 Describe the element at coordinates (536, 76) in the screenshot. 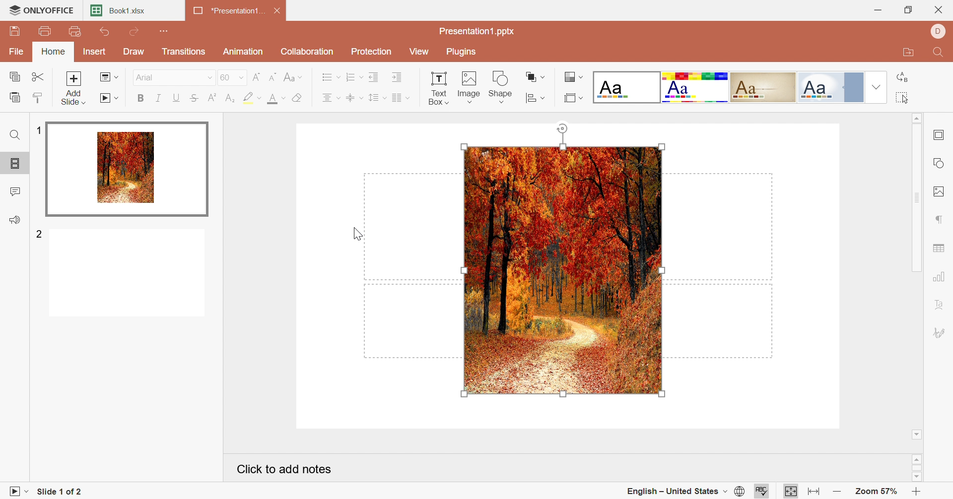

I see `Align shape` at that location.